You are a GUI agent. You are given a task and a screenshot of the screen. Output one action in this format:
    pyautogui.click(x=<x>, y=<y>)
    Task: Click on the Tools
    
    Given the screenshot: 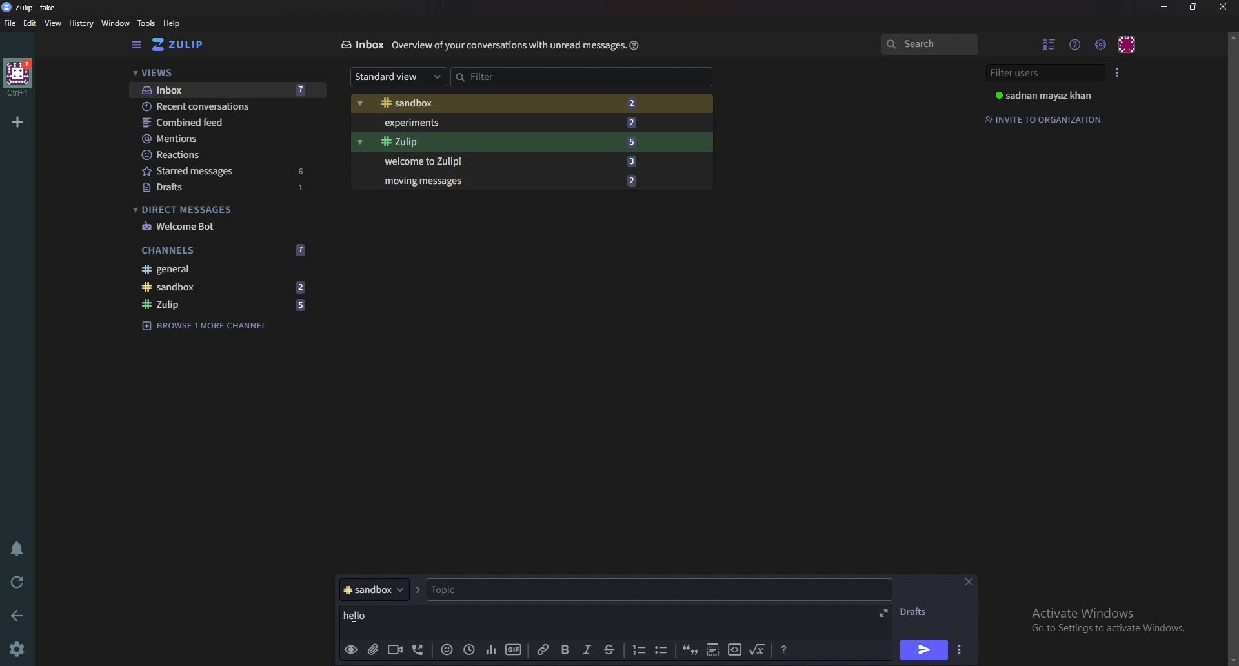 What is the action you would take?
    pyautogui.click(x=148, y=23)
    